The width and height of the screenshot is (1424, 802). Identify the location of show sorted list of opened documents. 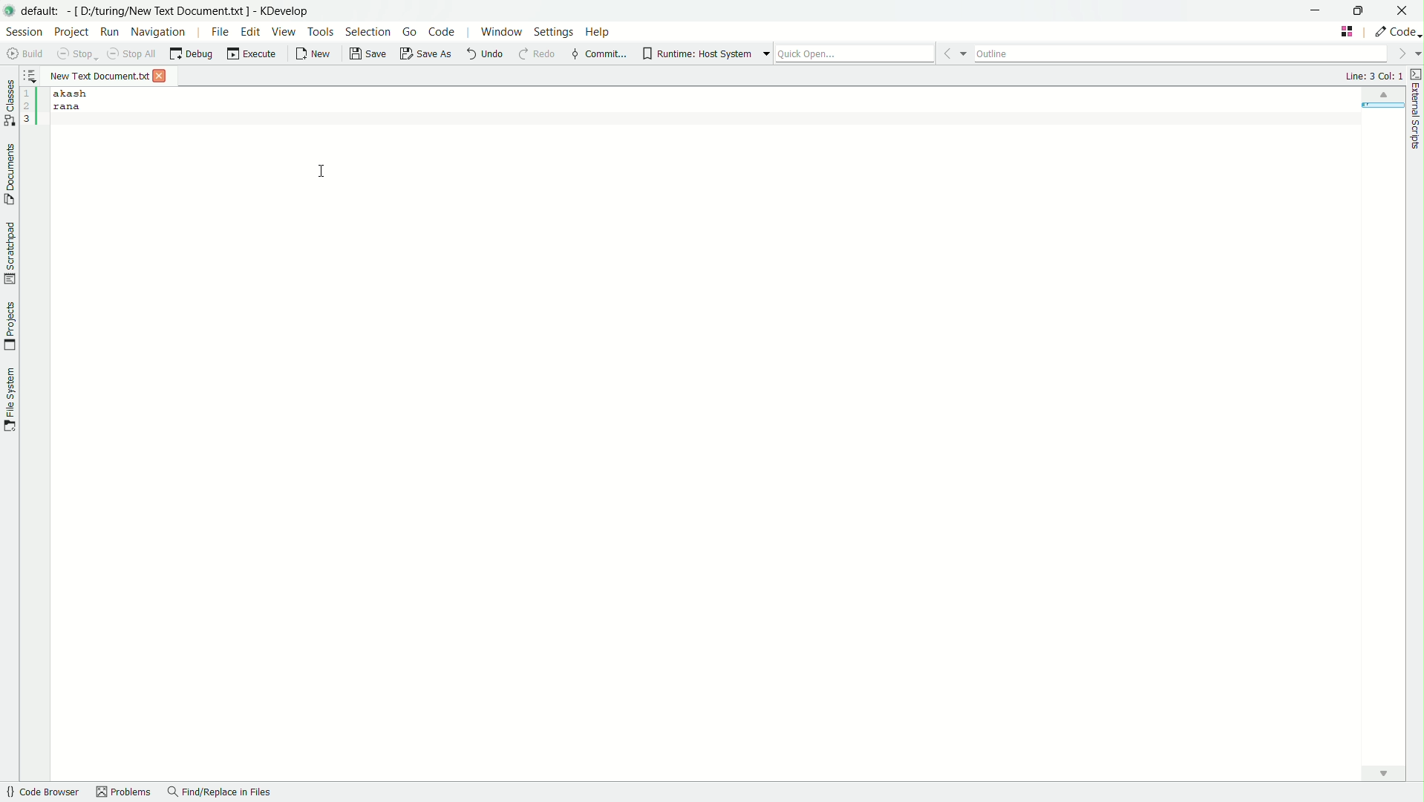
(31, 76).